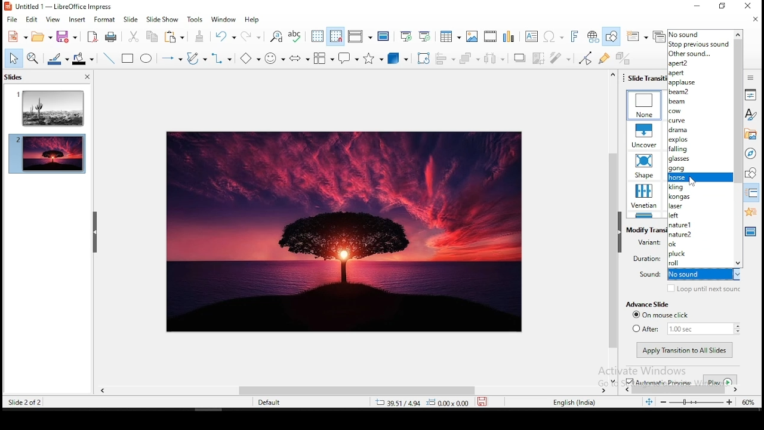 This screenshot has width=764, height=430. I want to click on zoom and pan, so click(33, 58).